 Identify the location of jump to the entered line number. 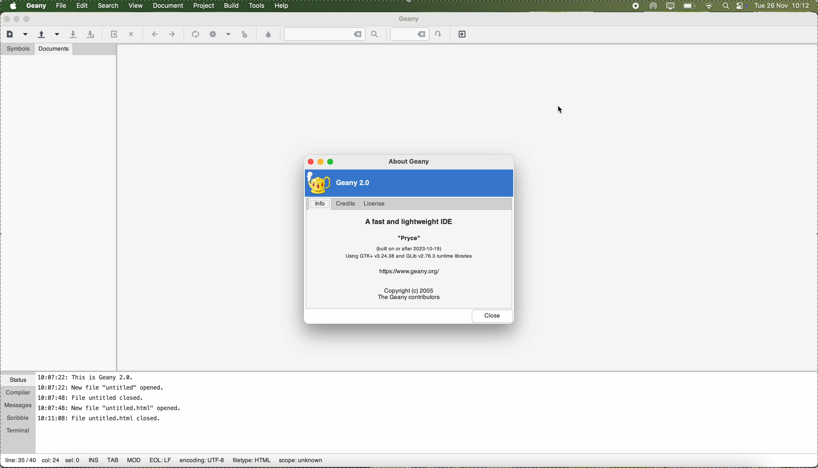
(417, 34).